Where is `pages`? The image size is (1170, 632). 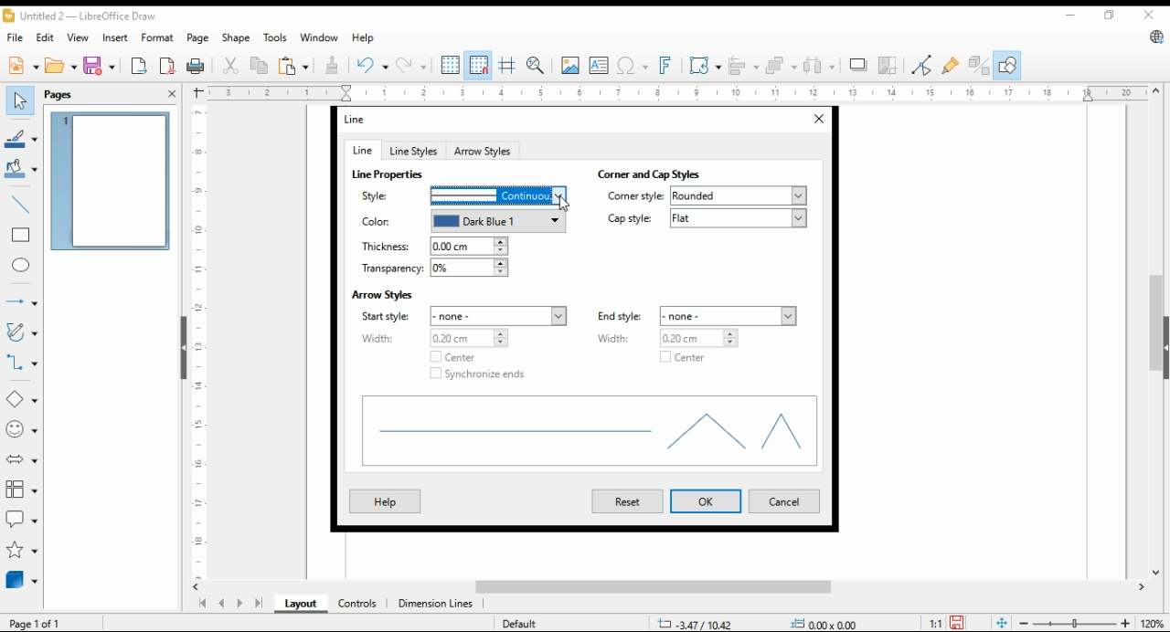 pages is located at coordinates (64, 93).